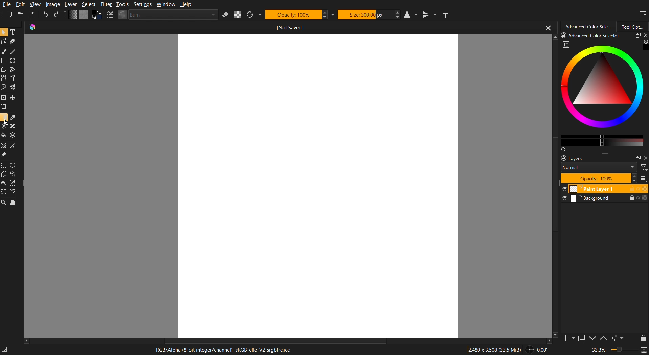 This screenshot has width=649, height=355. What do you see at coordinates (642, 337) in the screenshot?
I see `Delete` at bounding box center [642, 337].